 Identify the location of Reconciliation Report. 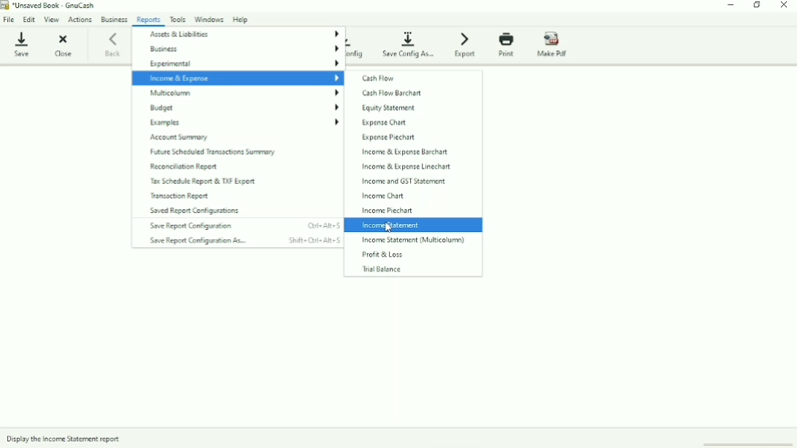
(184, 166).